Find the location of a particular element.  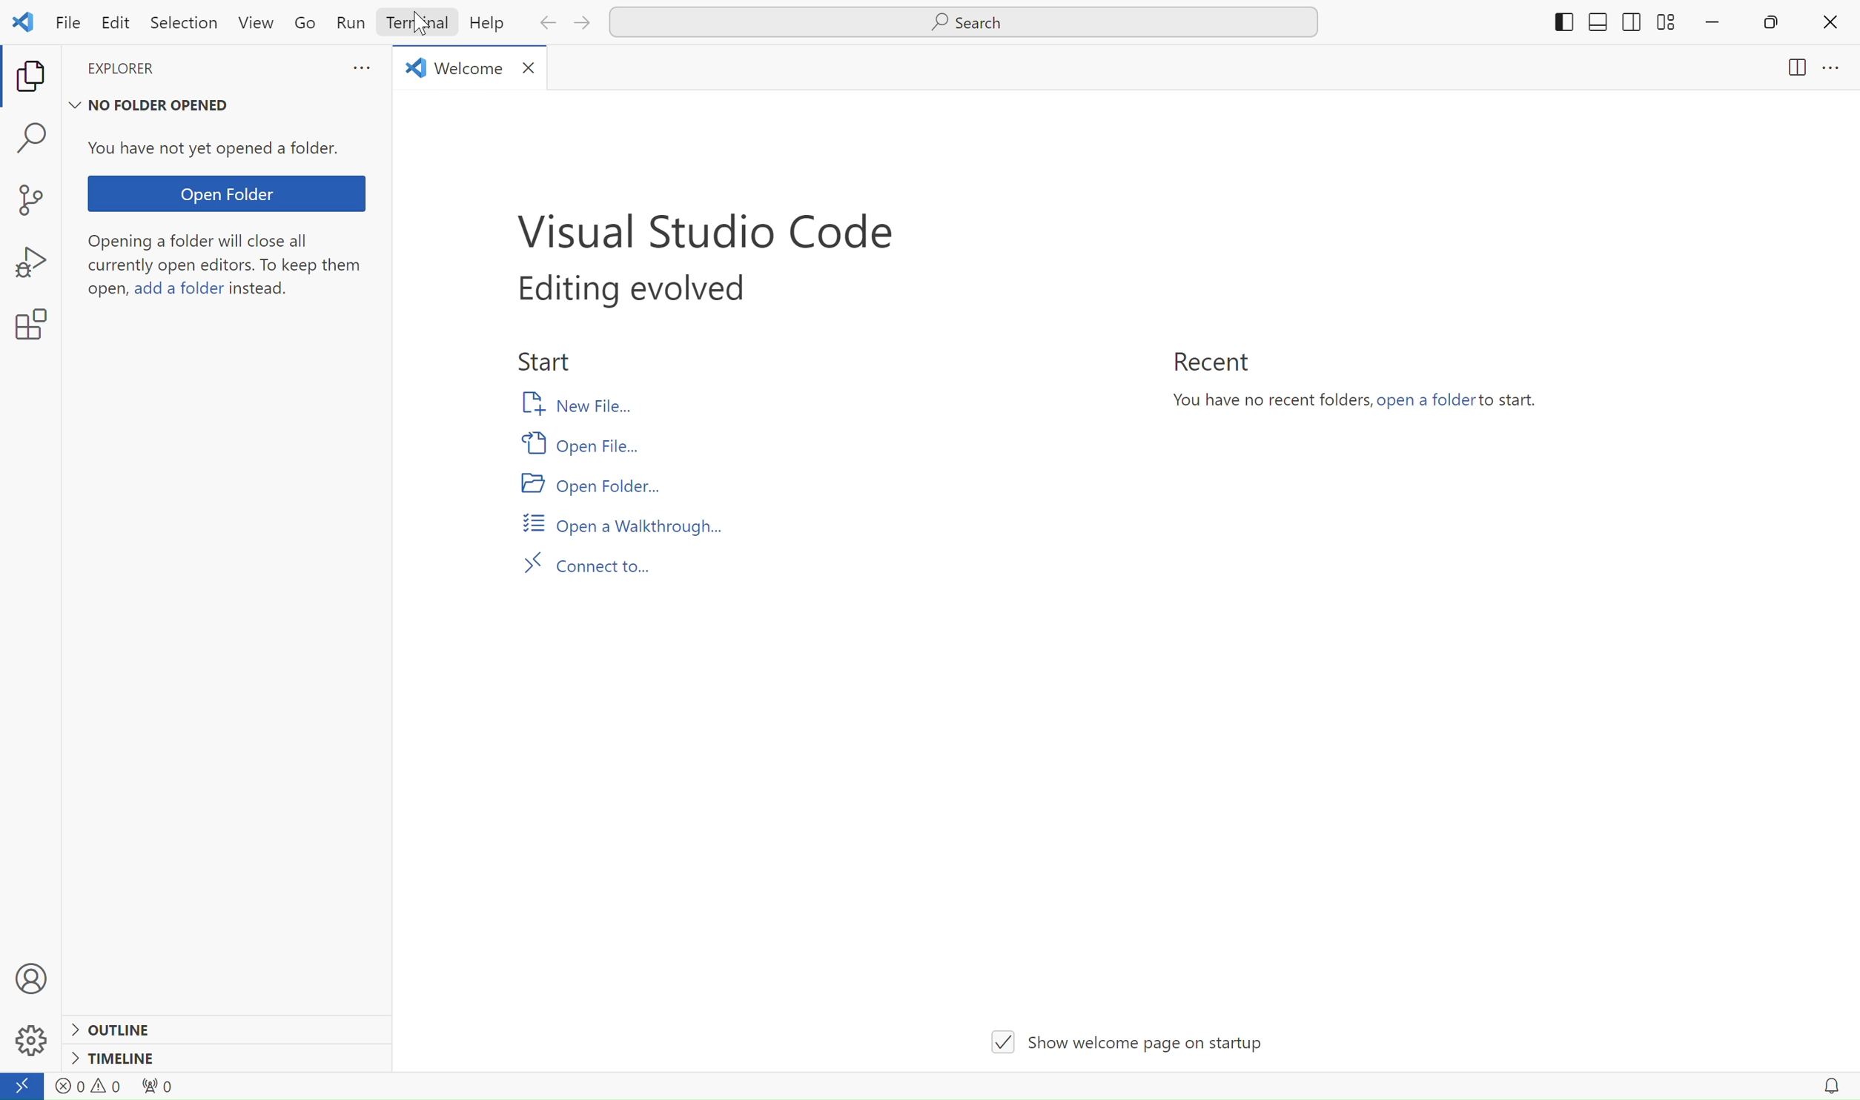

back is located at coordinates (543, 24).